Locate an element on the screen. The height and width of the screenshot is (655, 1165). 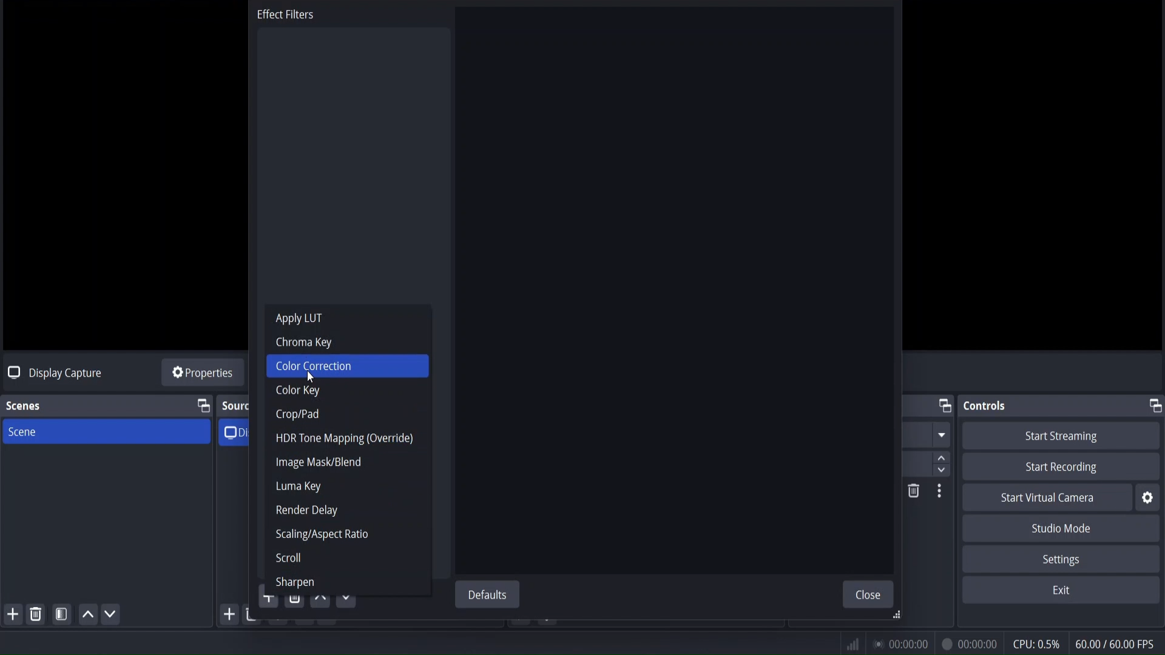
display capture is located at coordinates (240, 431).